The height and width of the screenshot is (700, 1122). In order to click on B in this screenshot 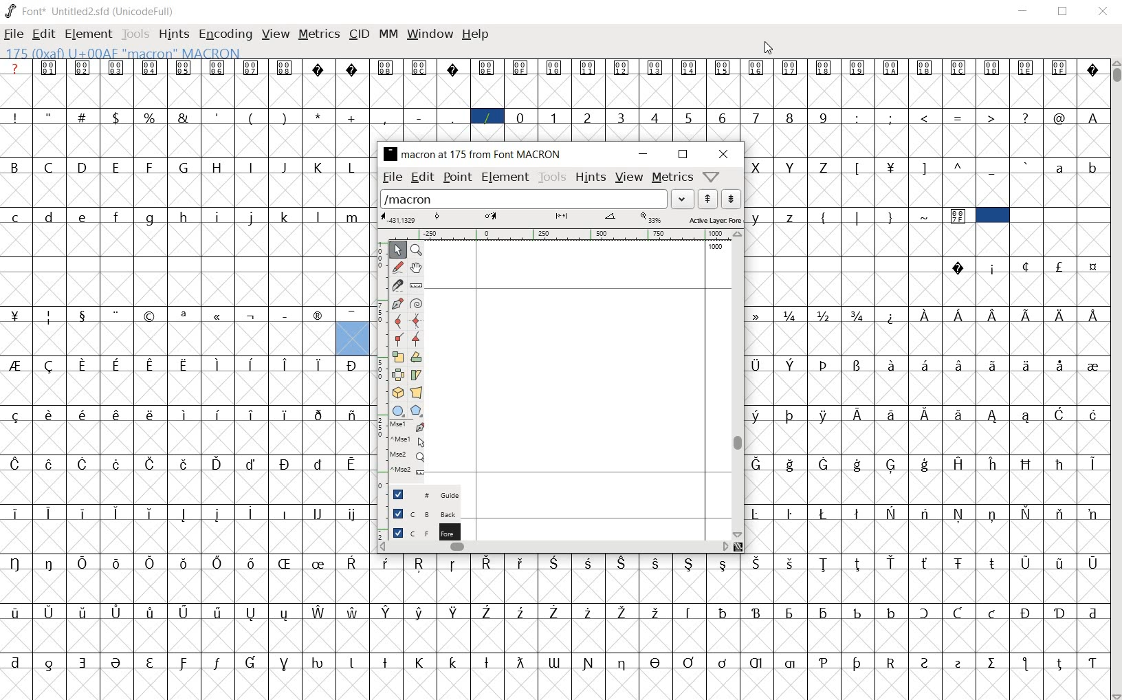, I will do `click(16, 166)`.